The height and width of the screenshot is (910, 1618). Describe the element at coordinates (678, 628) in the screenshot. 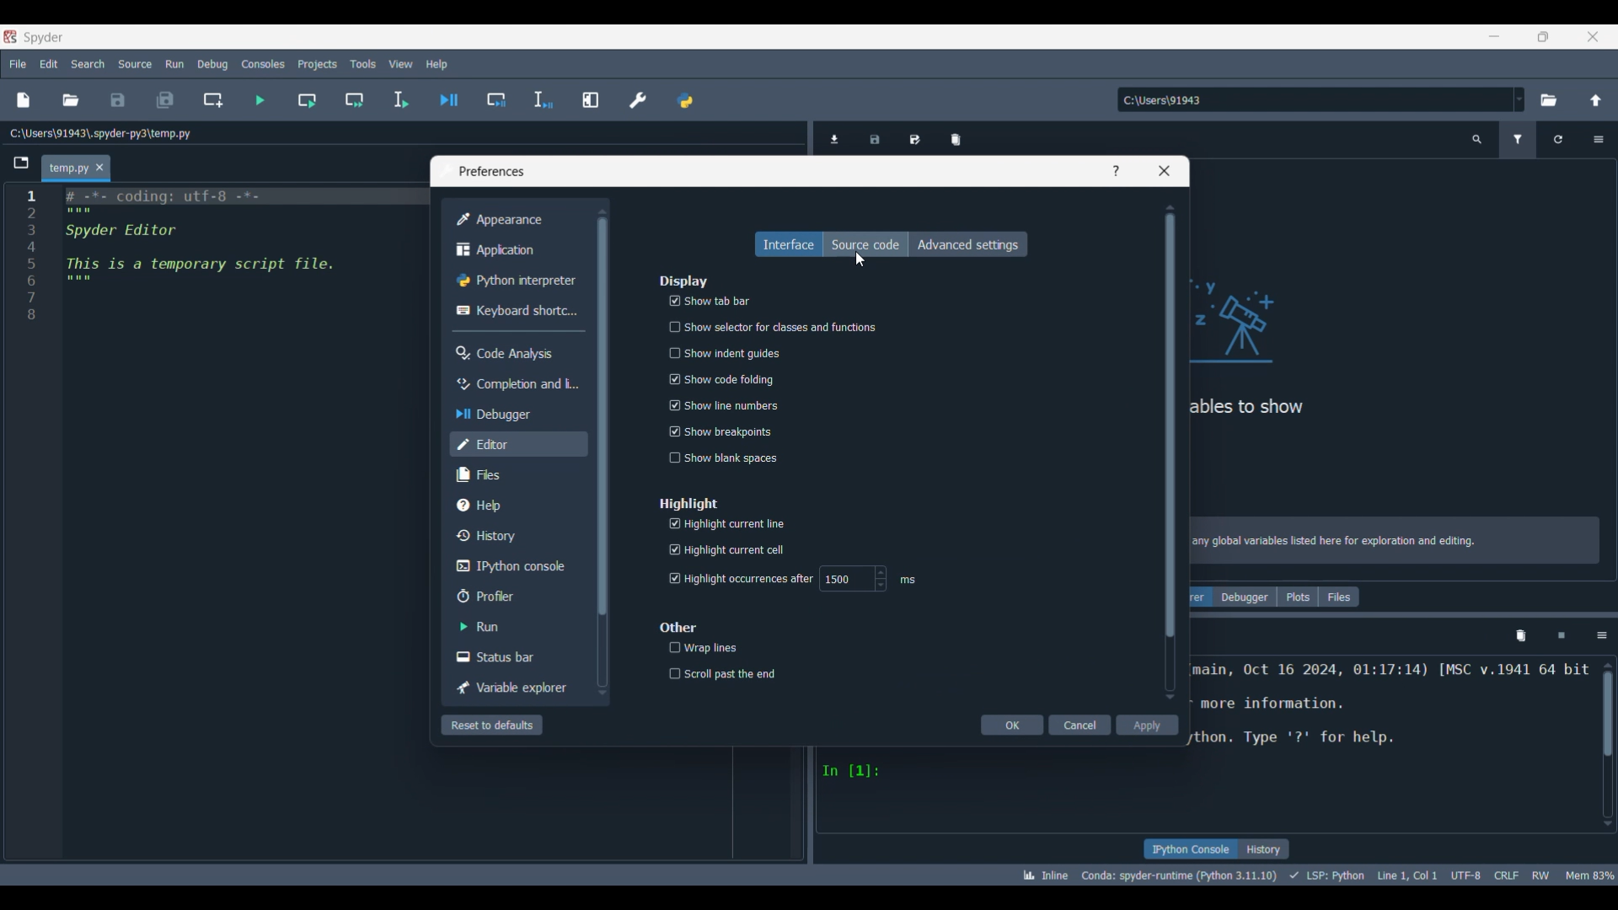

I see `Section title` at that location.